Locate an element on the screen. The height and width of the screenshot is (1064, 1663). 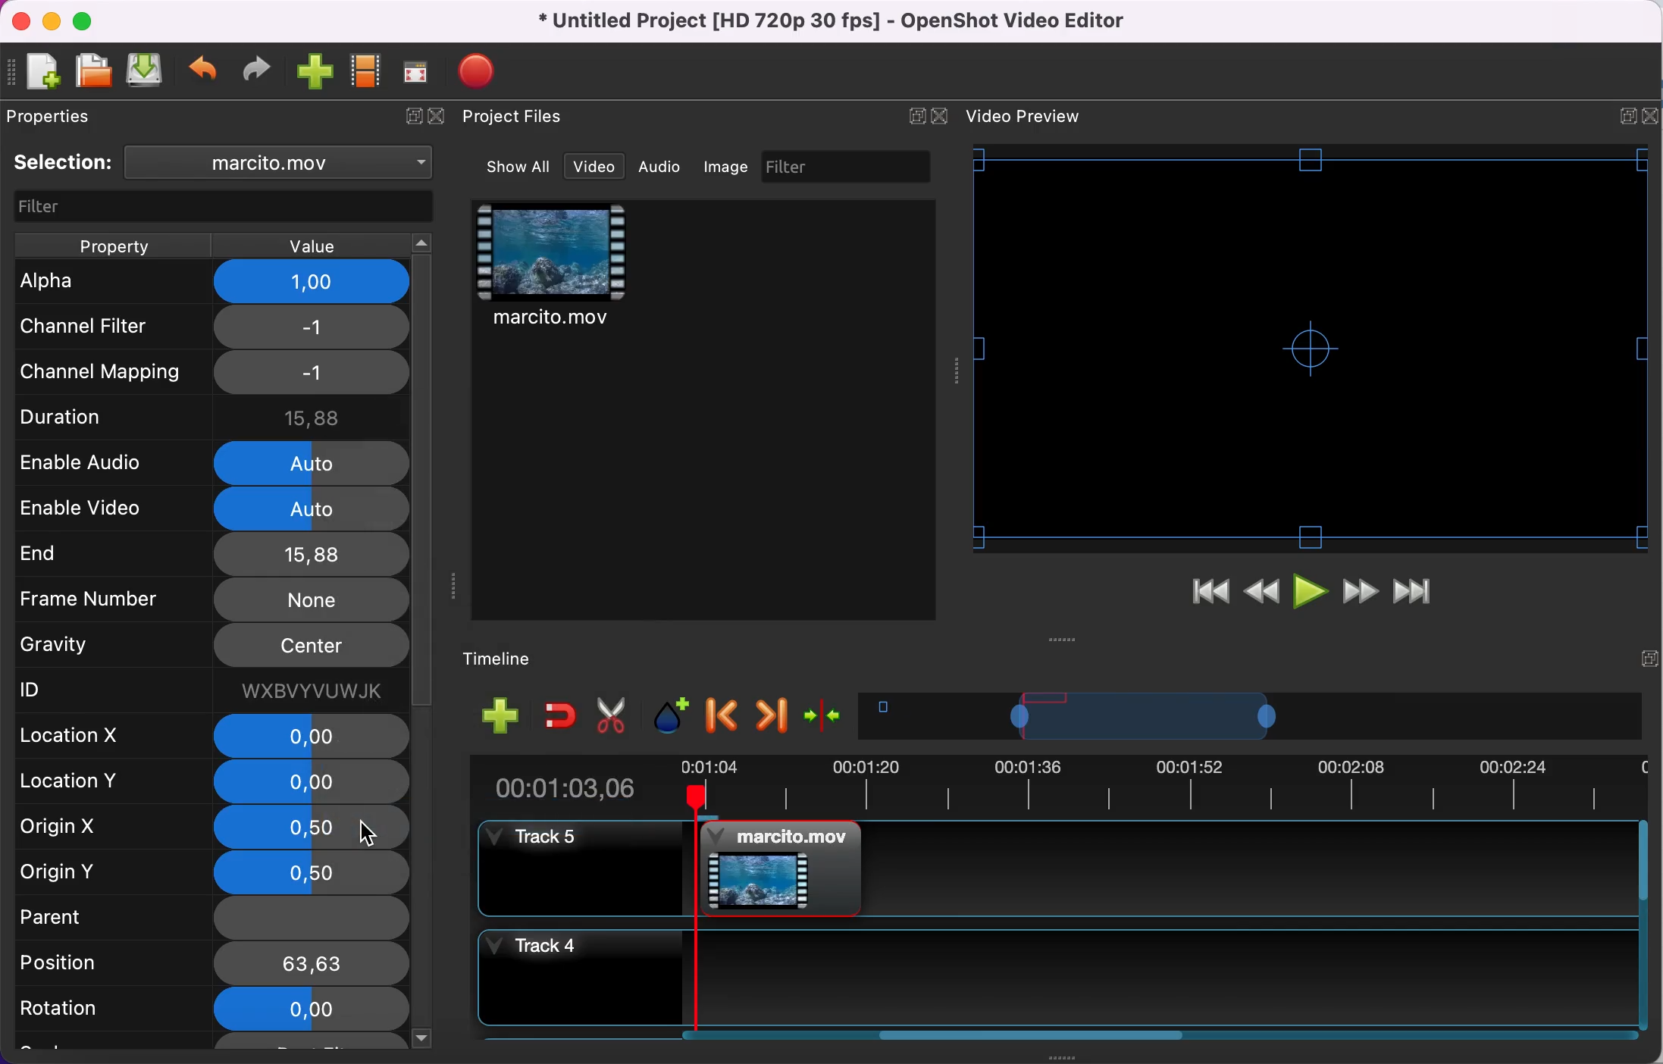
show all is located at coordinates (520, 167).